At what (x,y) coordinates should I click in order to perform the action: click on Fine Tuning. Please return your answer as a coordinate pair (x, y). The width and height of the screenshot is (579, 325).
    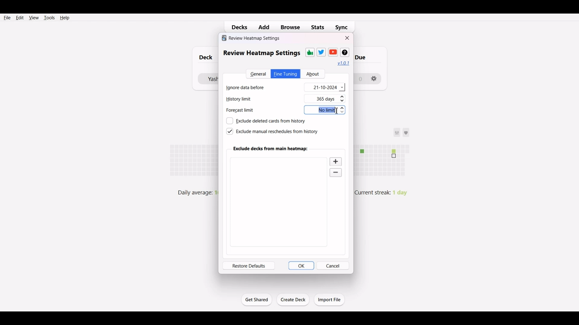
    Looking at the image, I should click on (285, 74).